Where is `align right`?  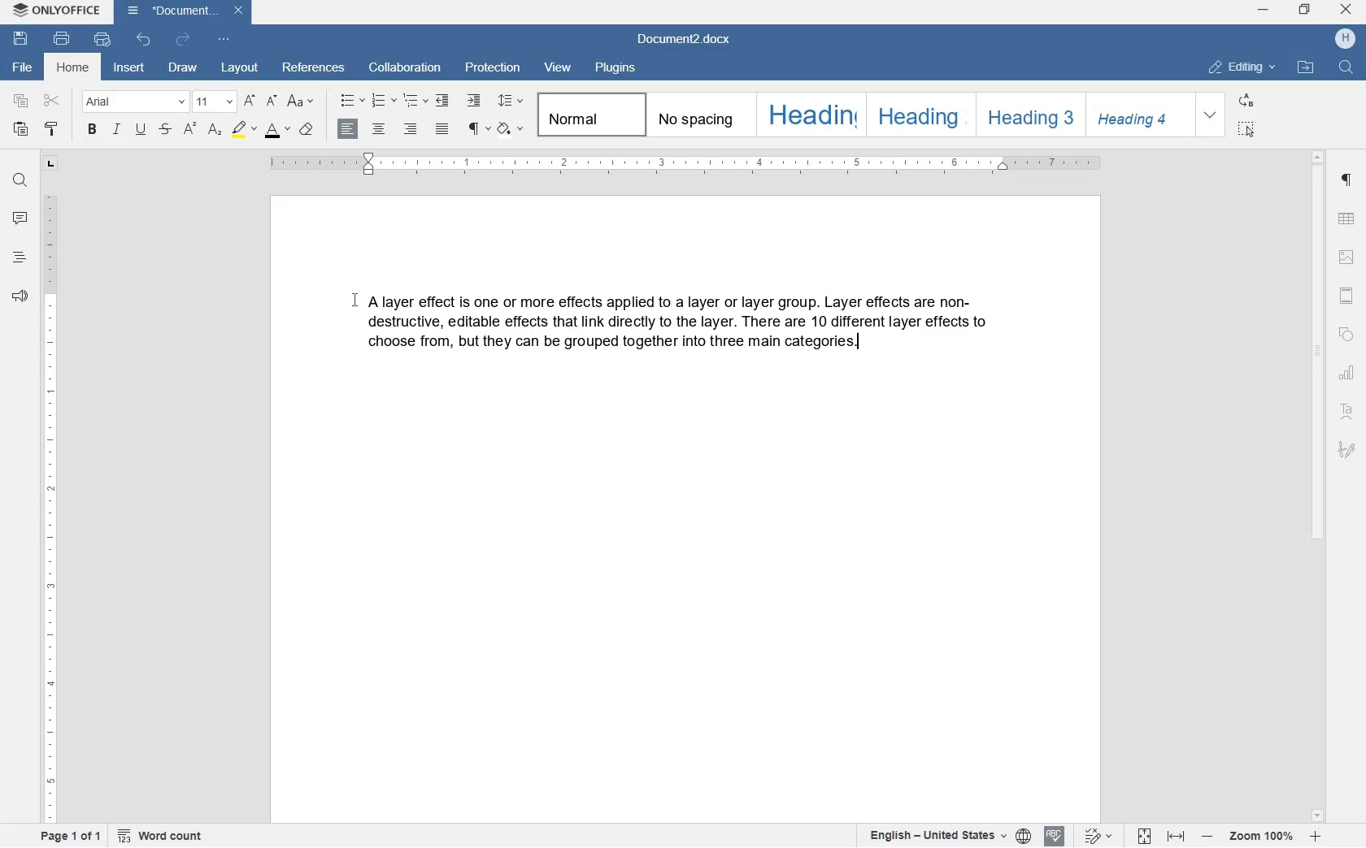 align right is located at coordinates (347, 130).